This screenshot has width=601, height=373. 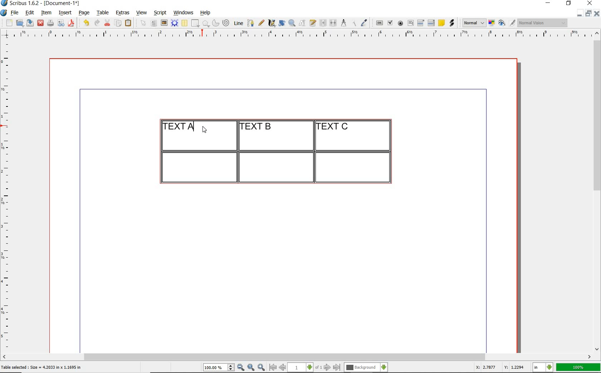 I want to click on line, so click(x=238, y=23).